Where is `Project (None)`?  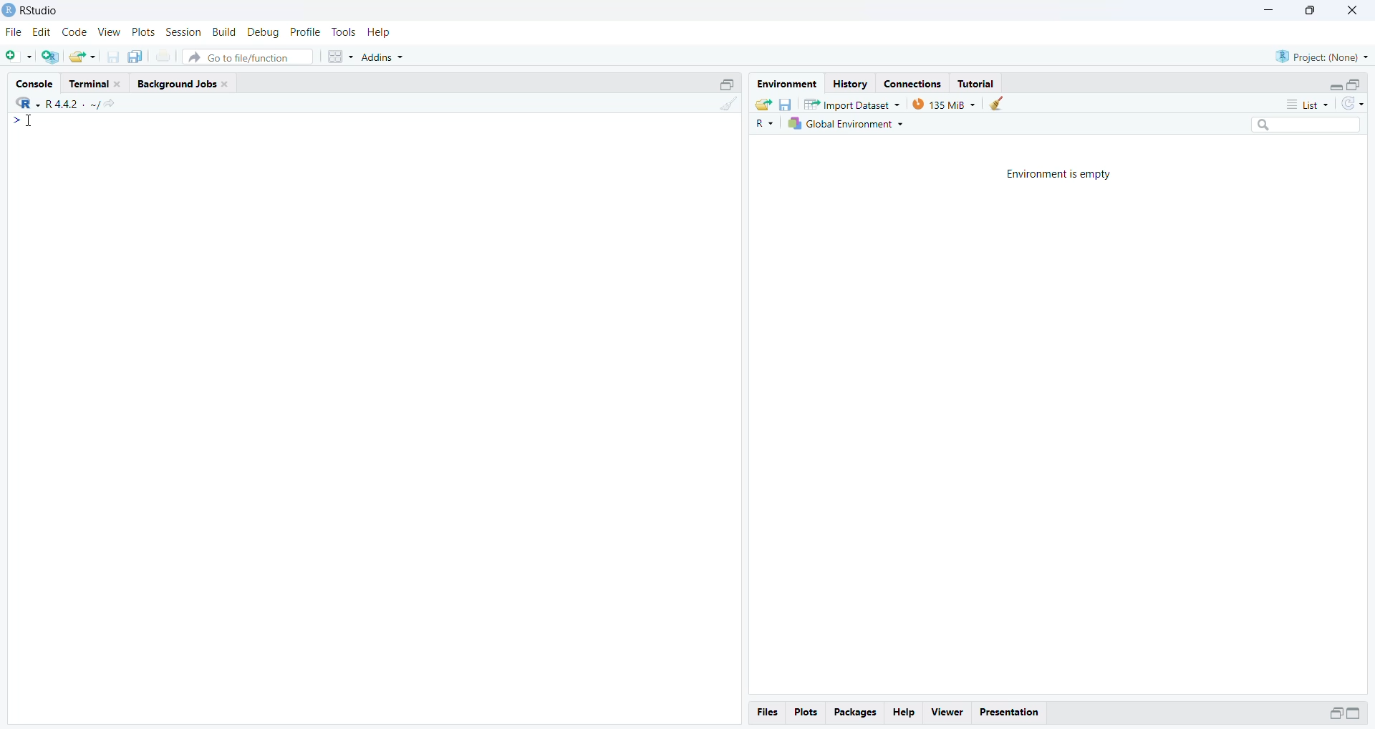
Project (None) is located at coordinates (1323, 56).